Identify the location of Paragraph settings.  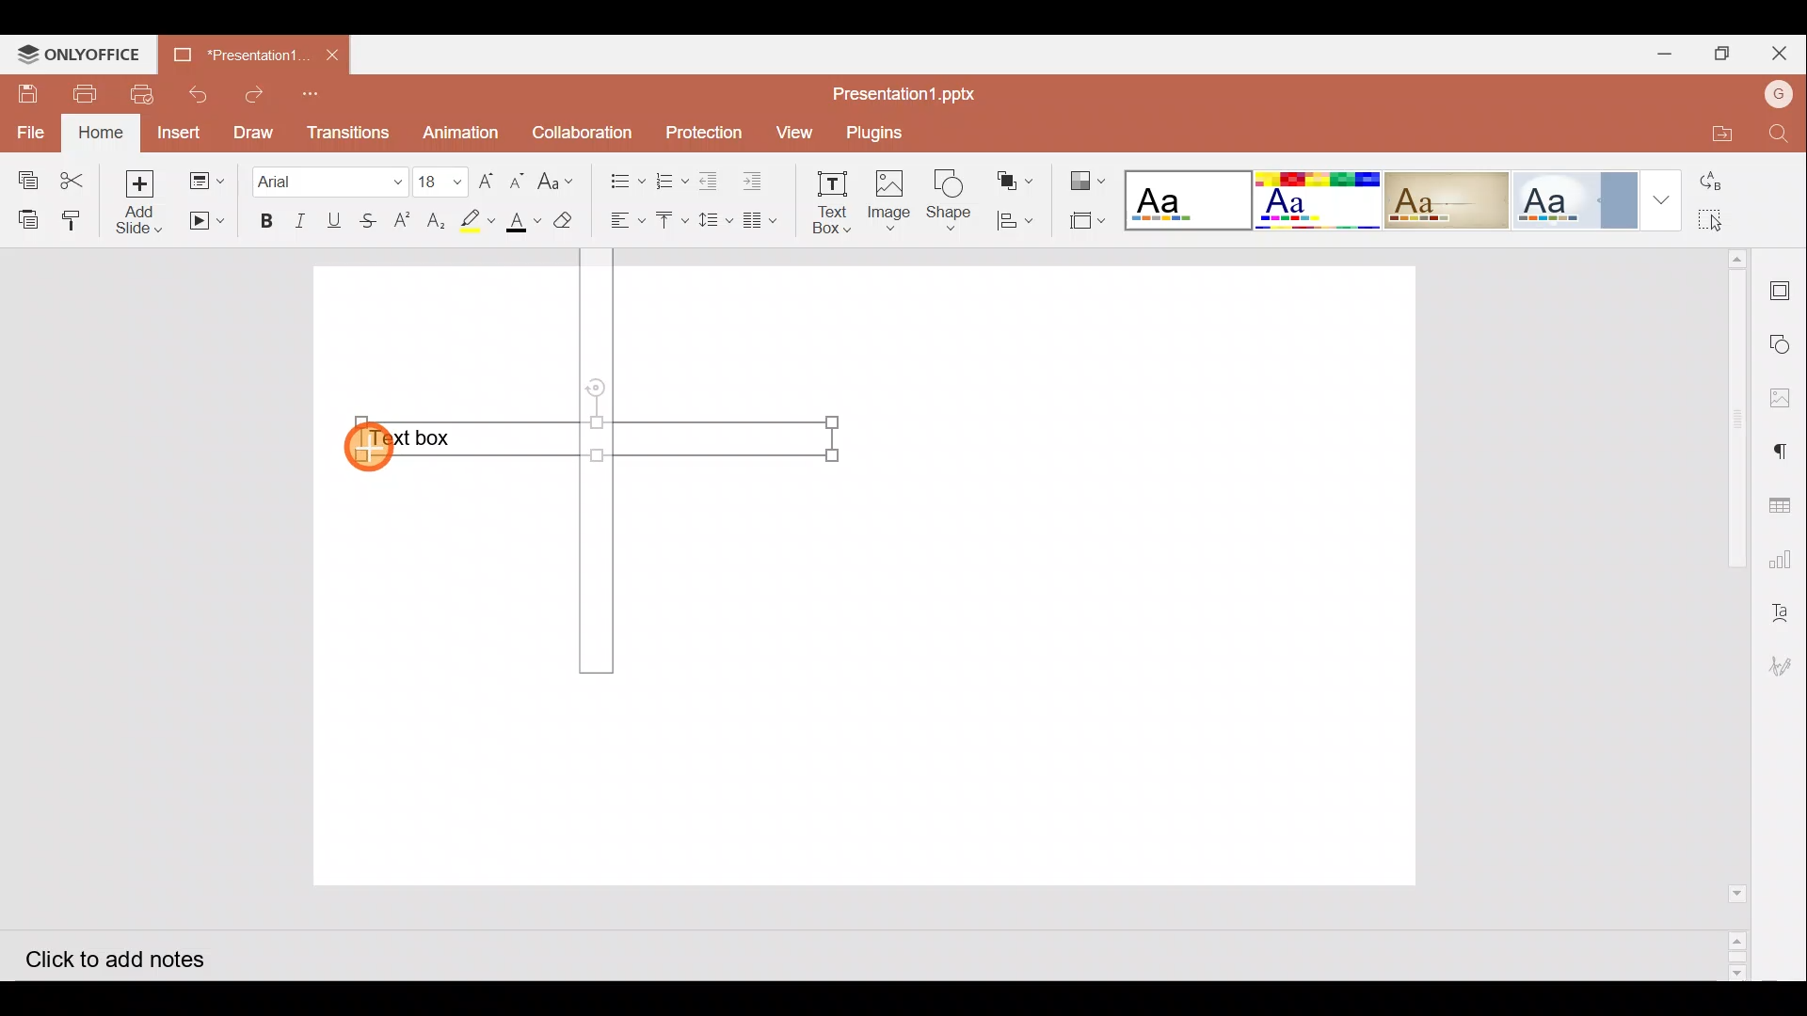
(1788, 450).